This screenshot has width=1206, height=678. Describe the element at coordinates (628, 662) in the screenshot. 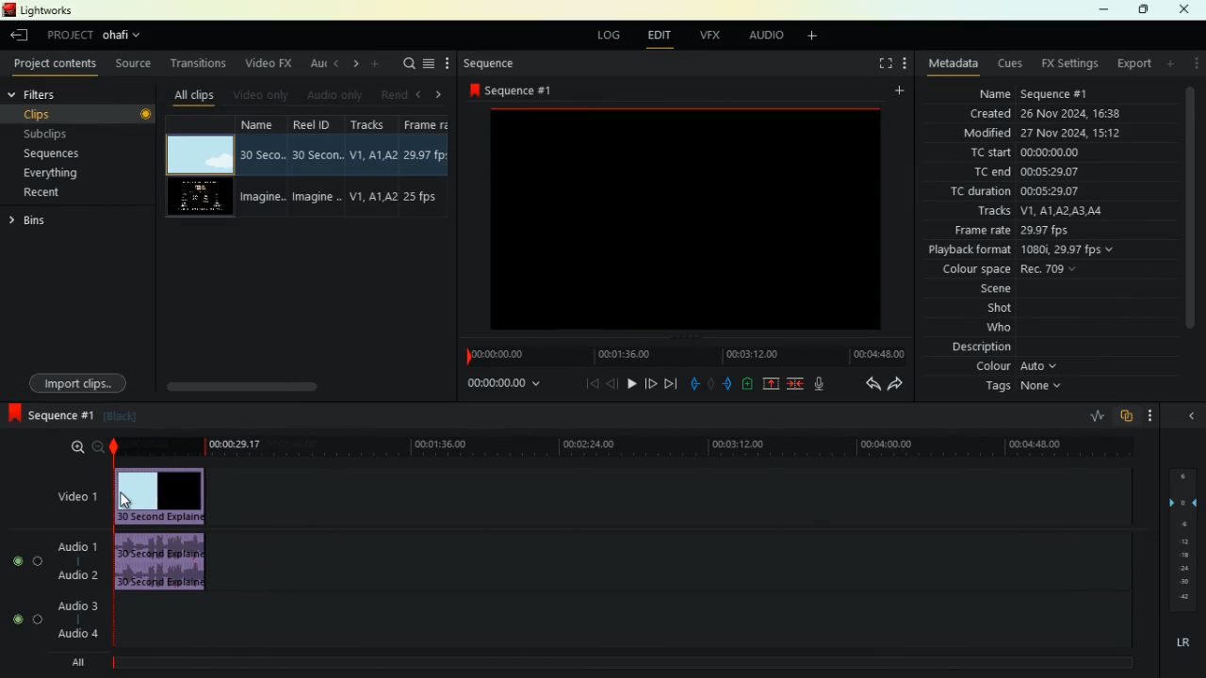

I see `ALL timeline track` at that location.